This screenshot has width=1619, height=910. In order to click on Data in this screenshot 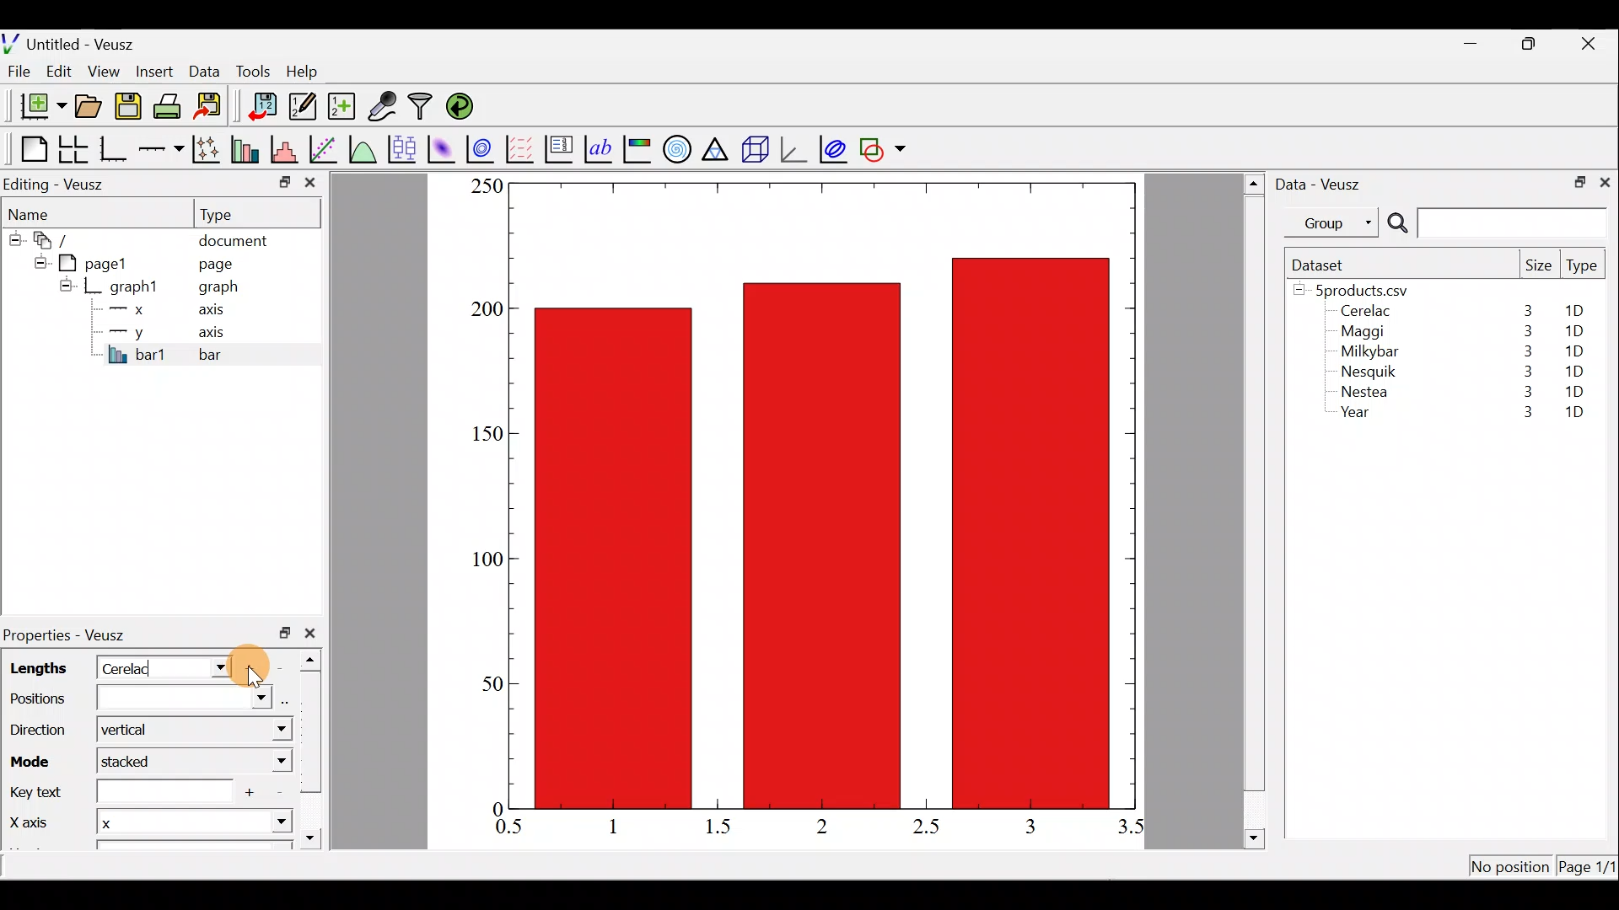, I will do `click(204, 70)`.